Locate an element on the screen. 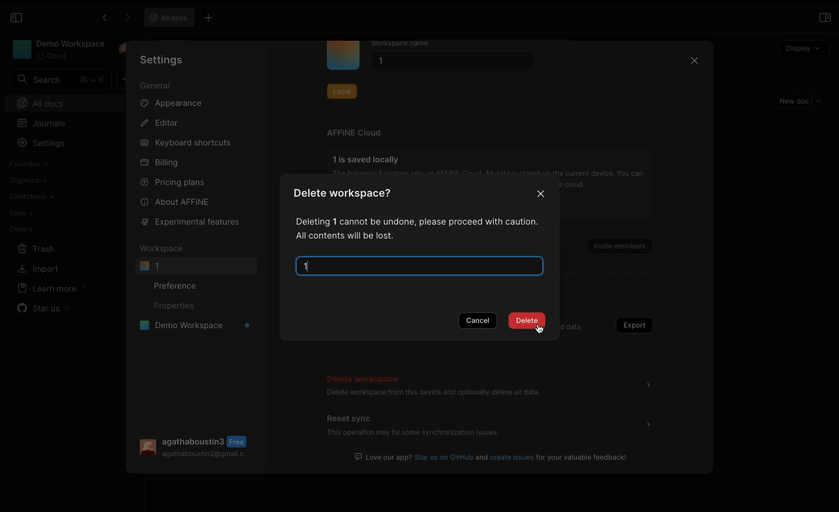 The image size is (839, 512). Icon is located at coordinates (343, 56).